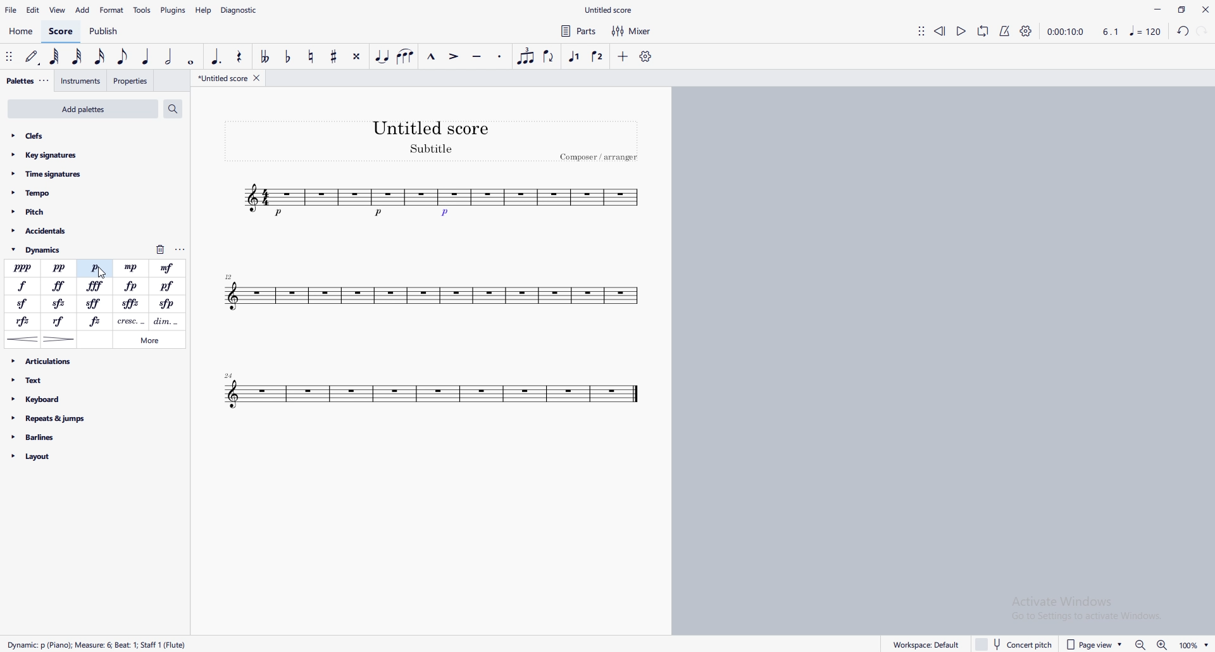 The image size is (1215, 652). Describe the element at coordinates (112, 11) in the screenshot. I see `format` at that location.